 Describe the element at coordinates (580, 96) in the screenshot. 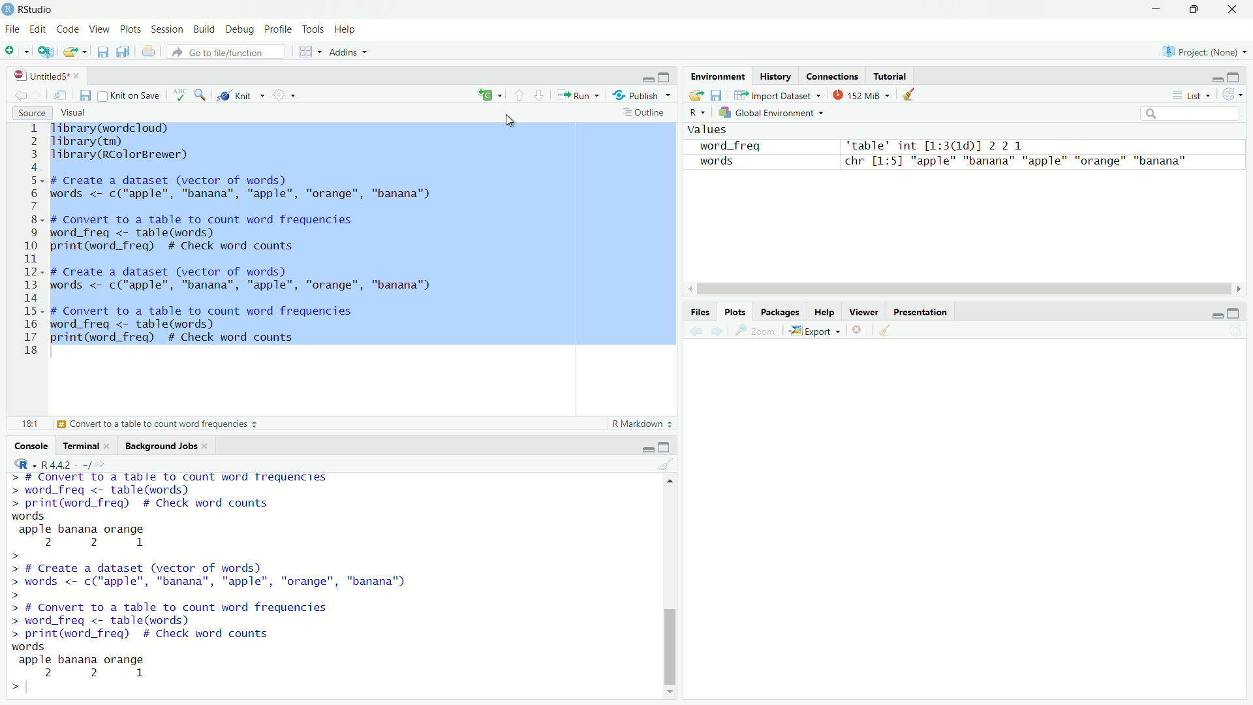

I see `Run` at that location.